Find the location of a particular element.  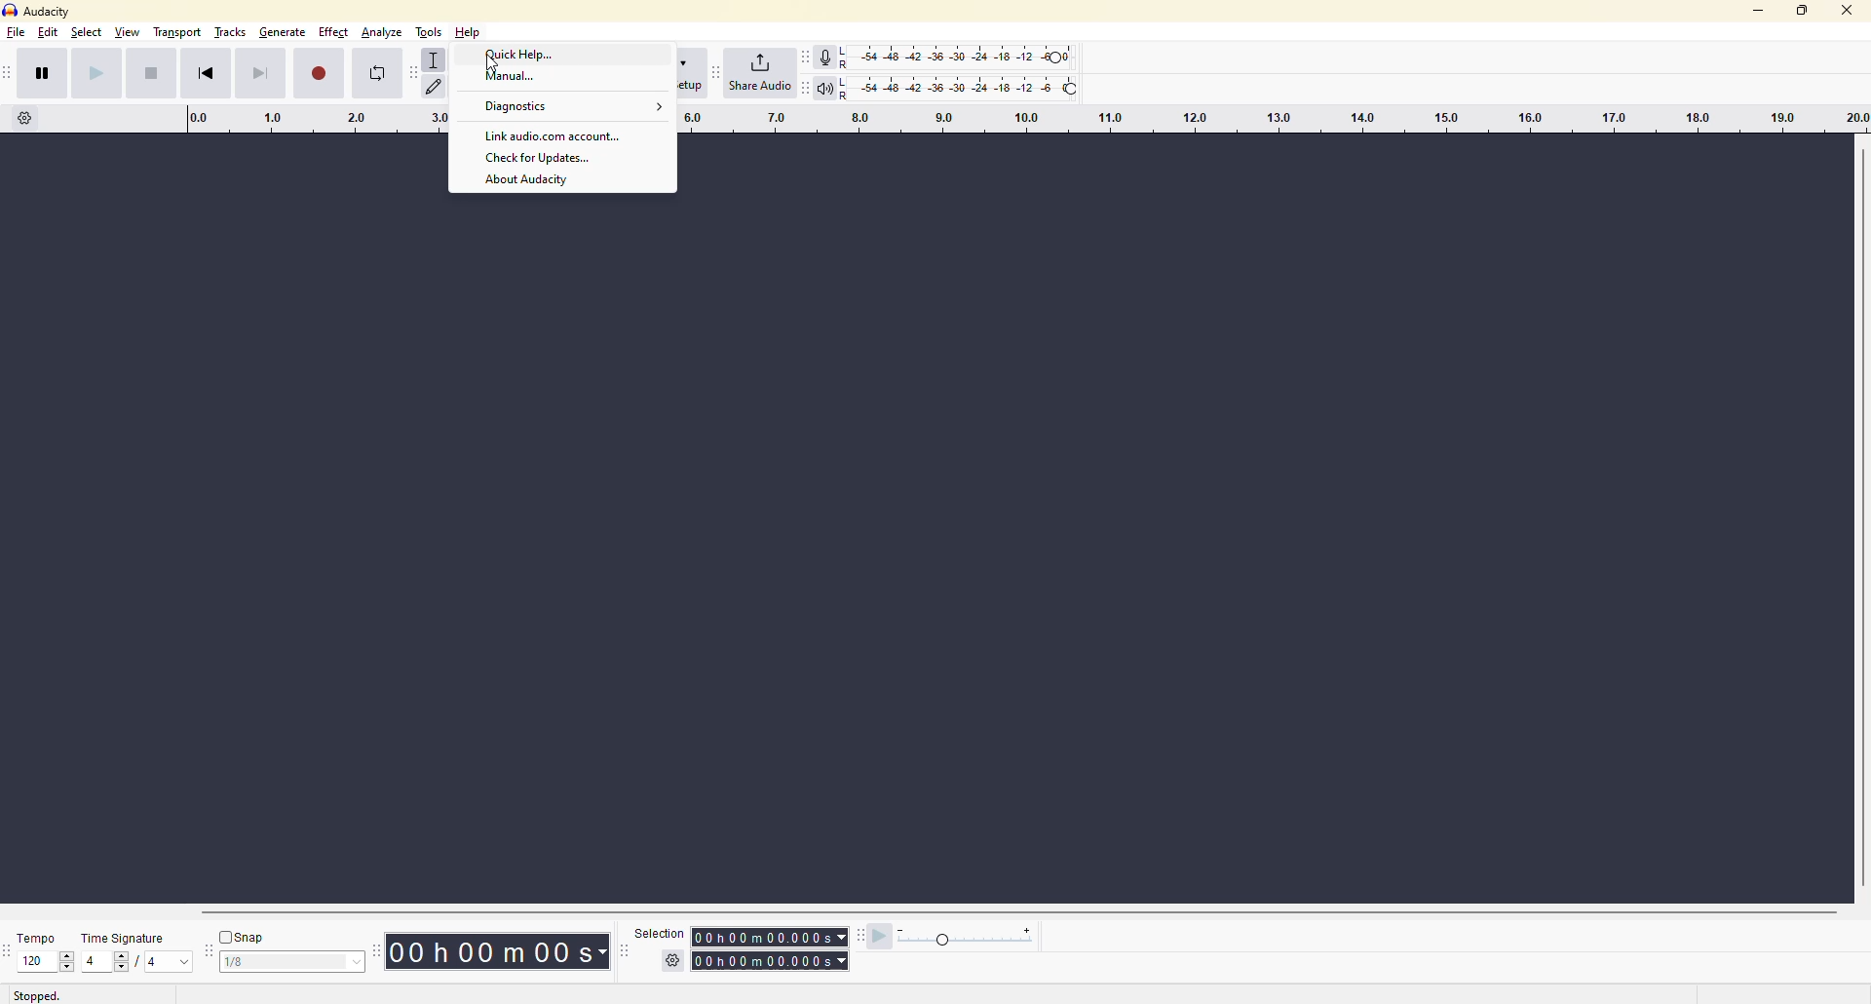

edit is located at coordinates (51, 36).